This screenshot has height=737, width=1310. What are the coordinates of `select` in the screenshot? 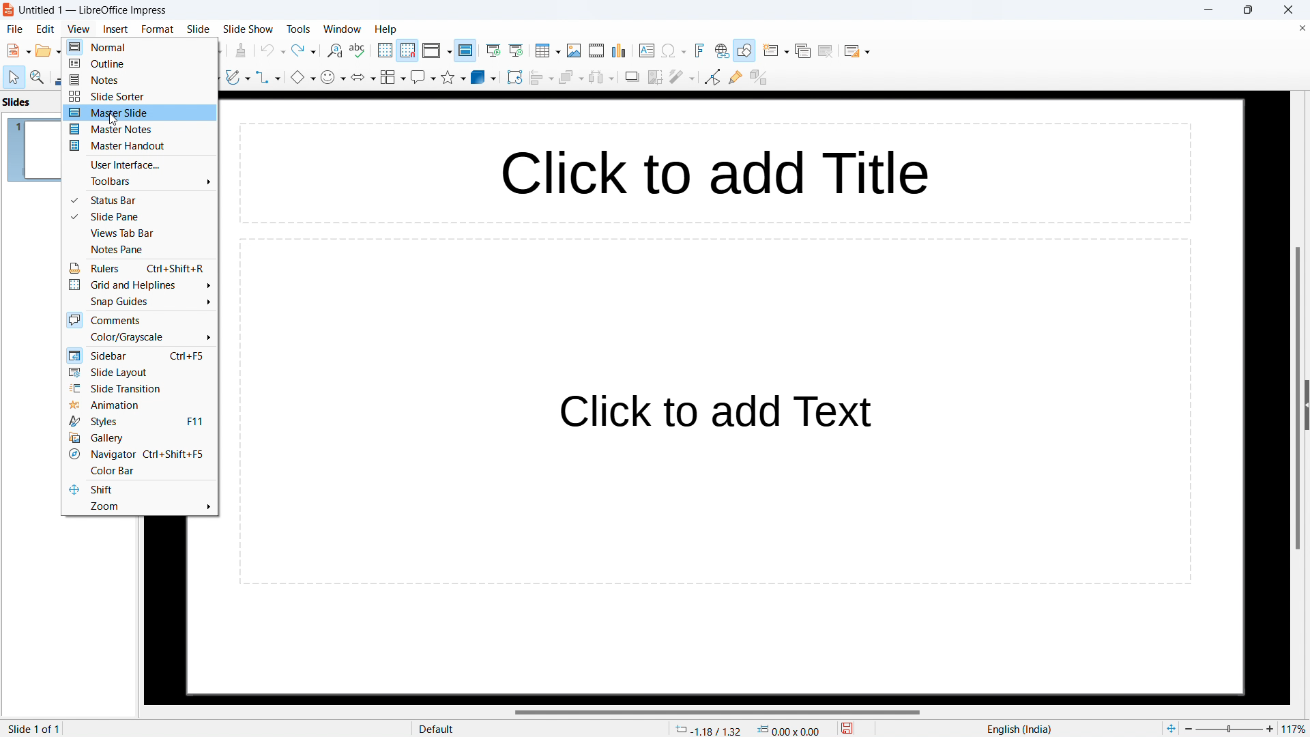 It's located at (15, 78).